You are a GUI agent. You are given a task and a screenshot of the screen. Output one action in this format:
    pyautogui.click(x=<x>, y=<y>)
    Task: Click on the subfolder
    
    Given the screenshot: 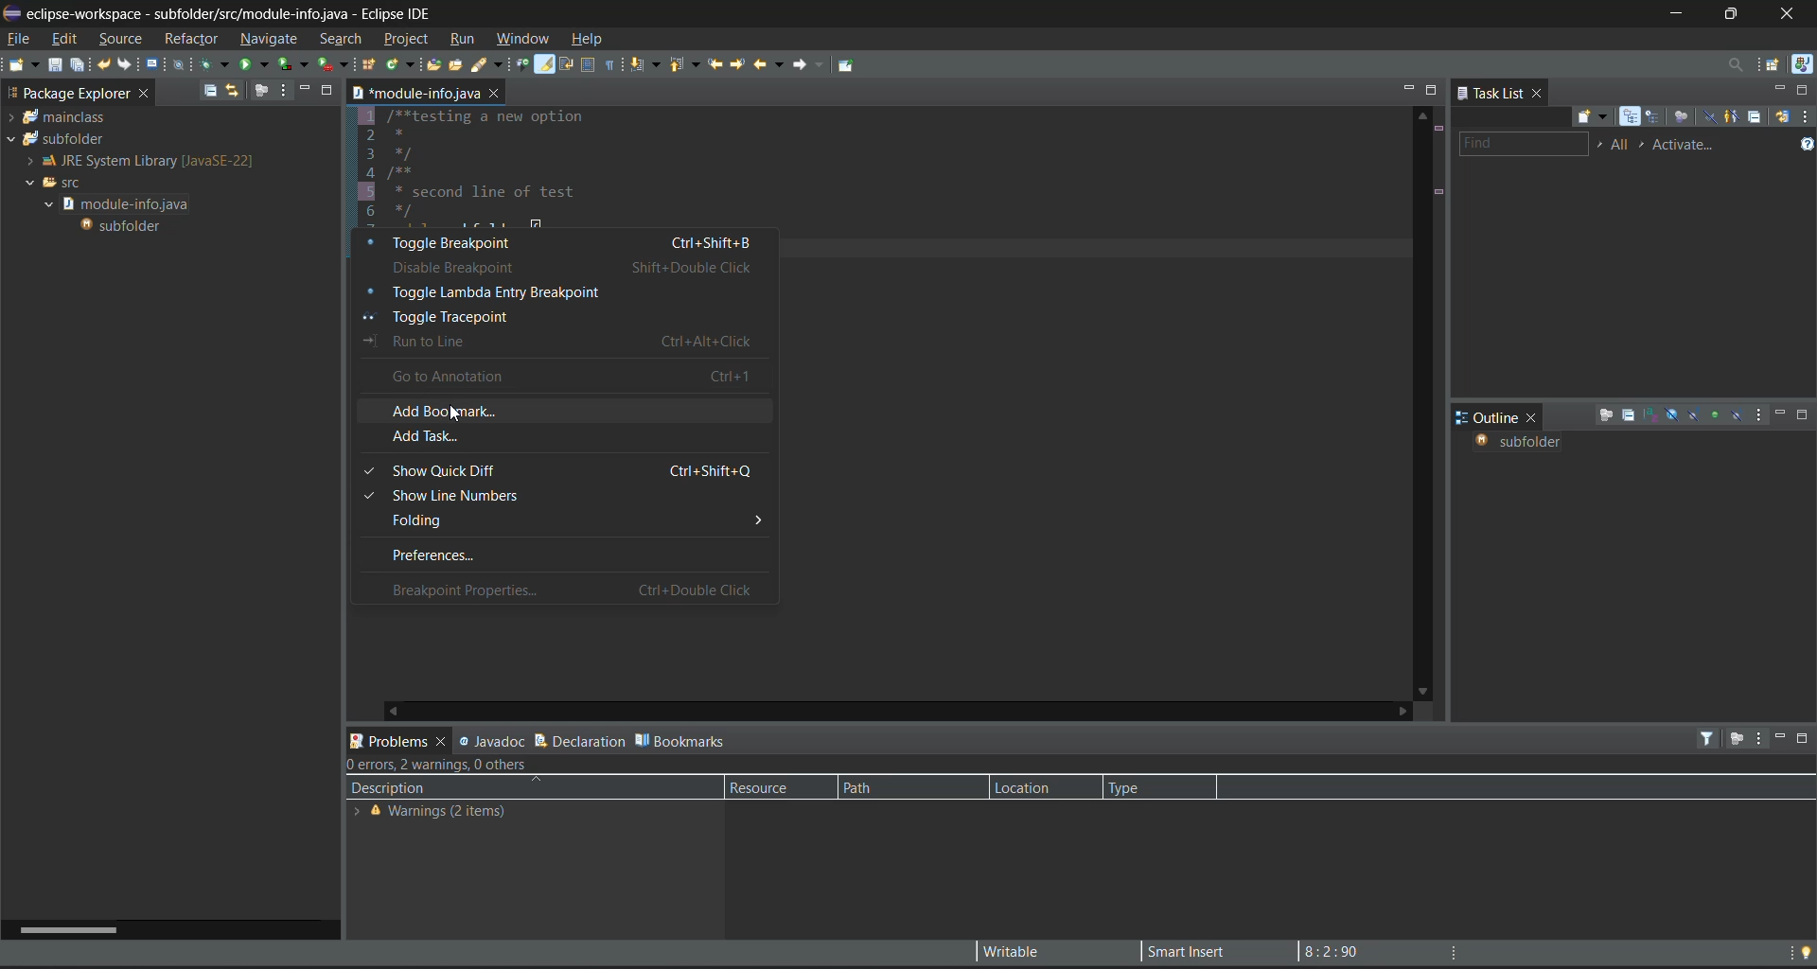 What is the action you would take?
    pyautogui.click(x=124, y=226)
    